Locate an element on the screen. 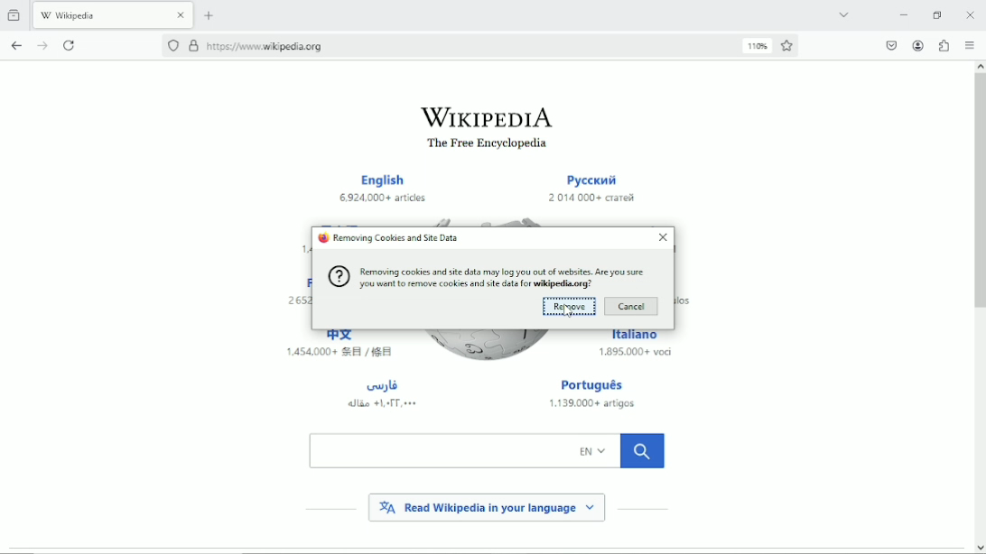 This screenshot has width=986, height=554. Pycexmit2014 000+ articles is located at coordinates (591, 189).